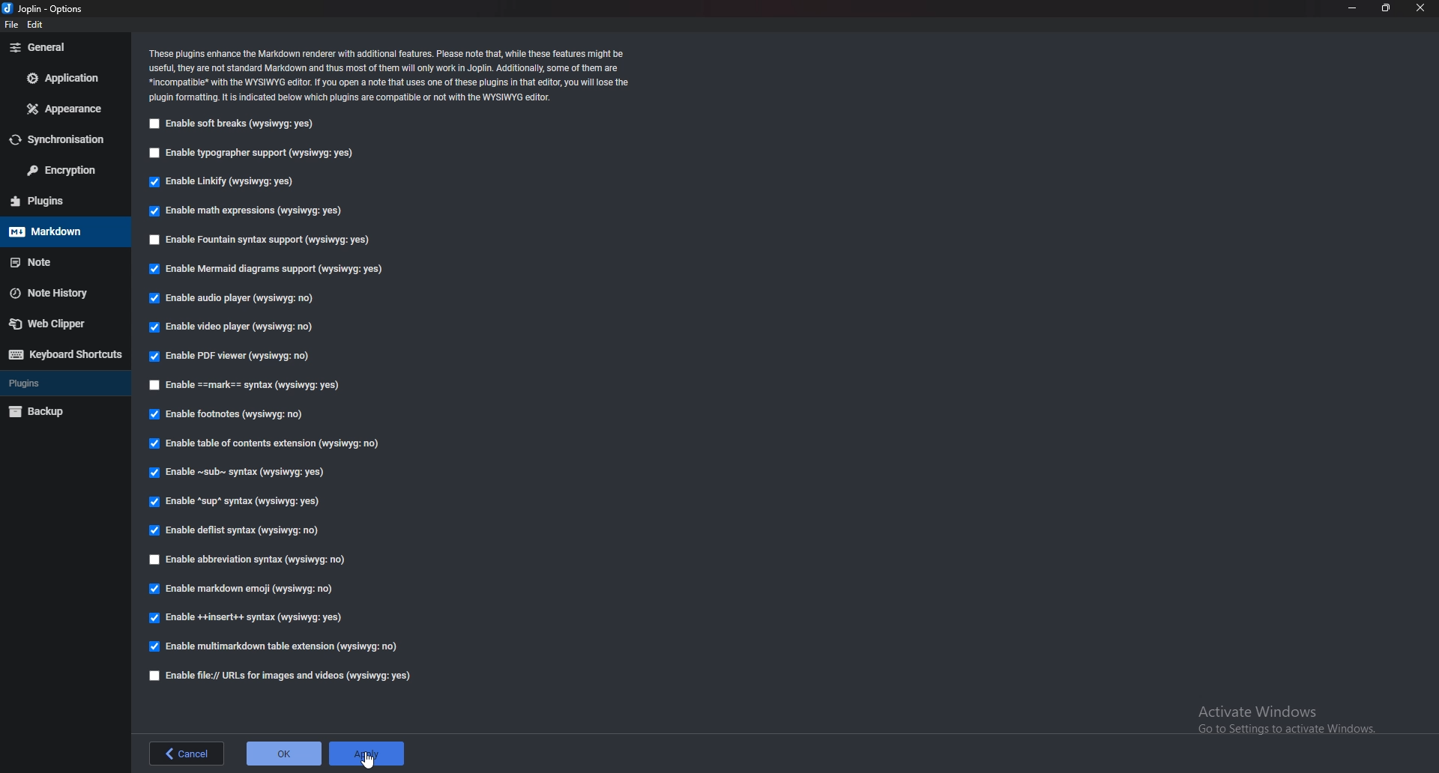 The height and width of the screenshot is (773, 1439). I want to click on Enable sup syntax, so click(239, 503).